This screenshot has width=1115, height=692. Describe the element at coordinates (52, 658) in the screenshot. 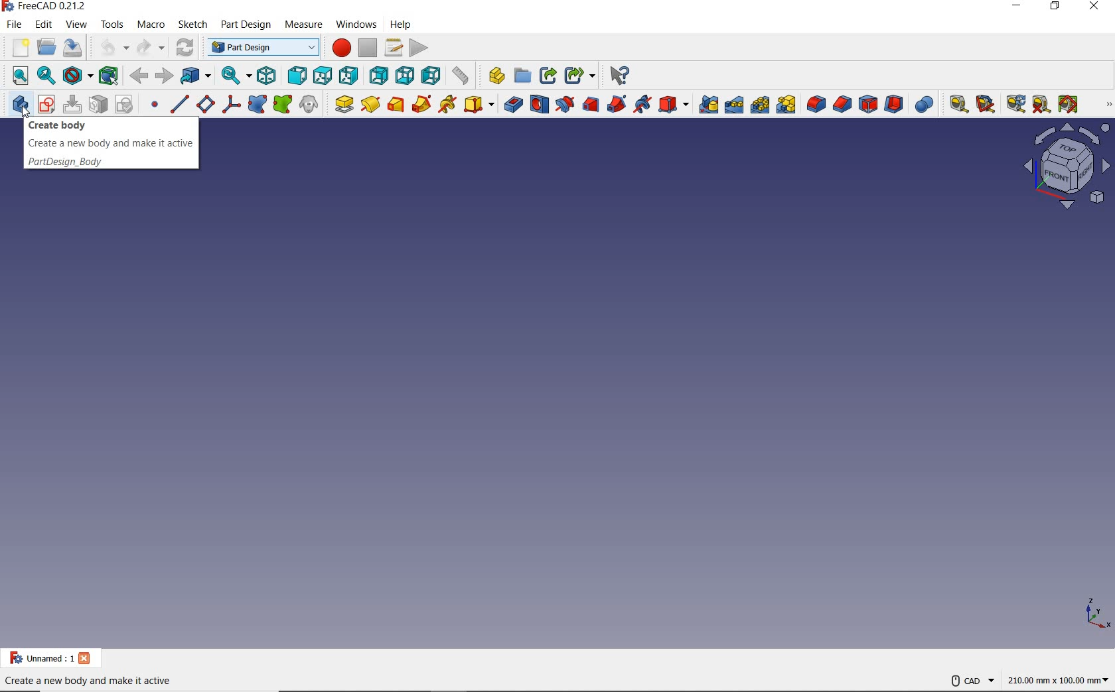

I see `PROJECT NAME` at that location.